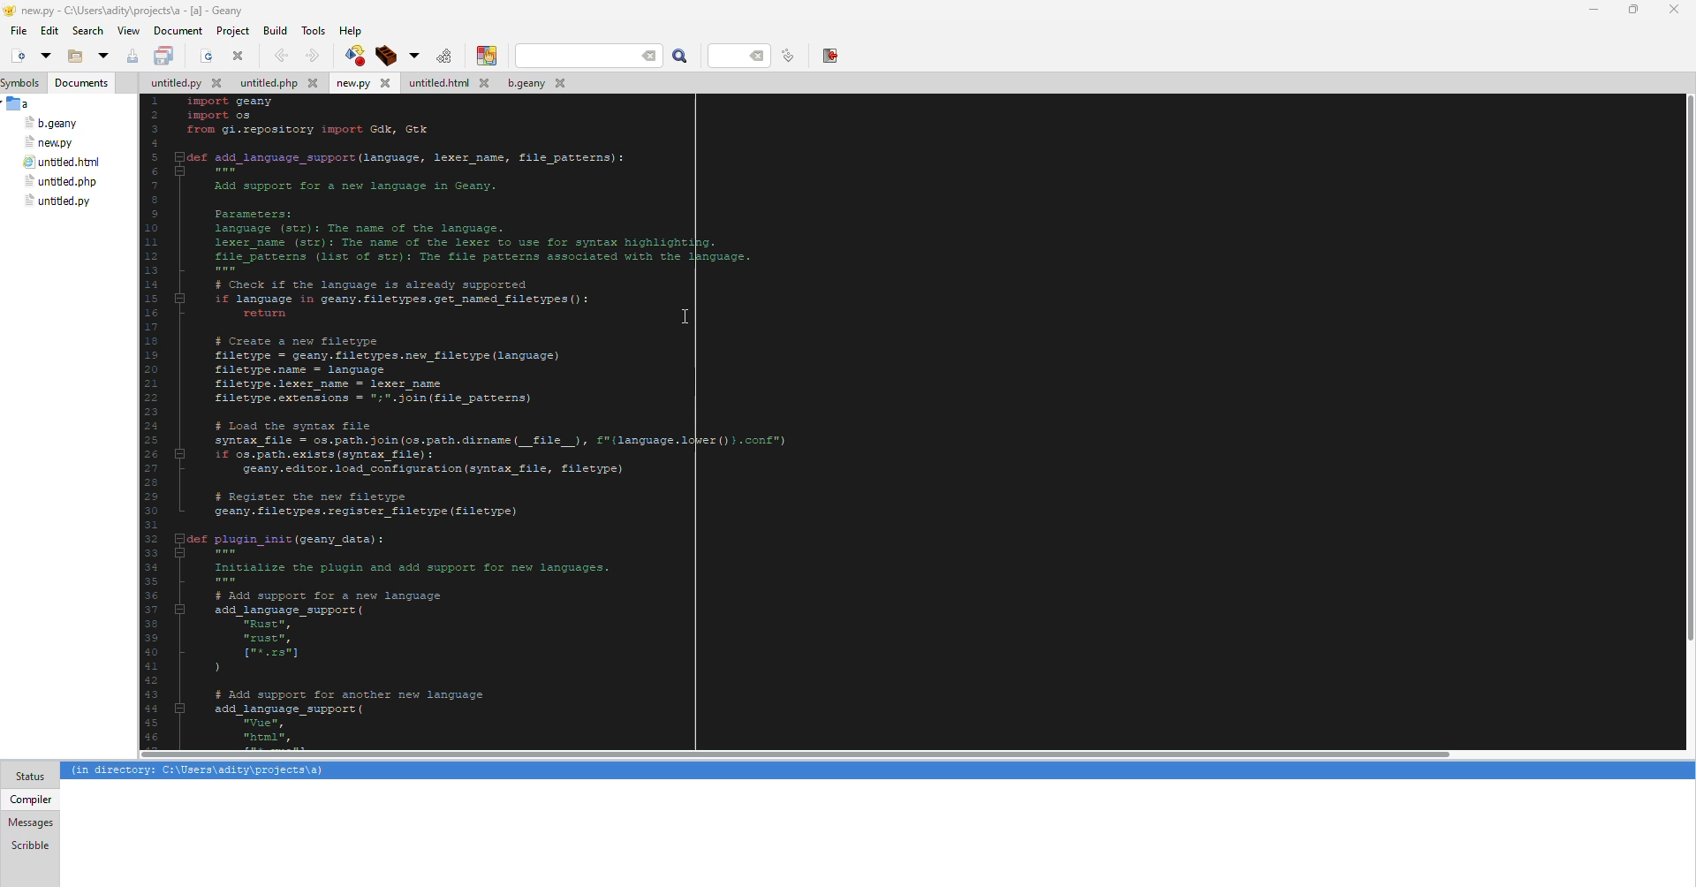 Image resolution: width=1696 pixels, height=887 pixels. I want to click on open, so click(102, 56).